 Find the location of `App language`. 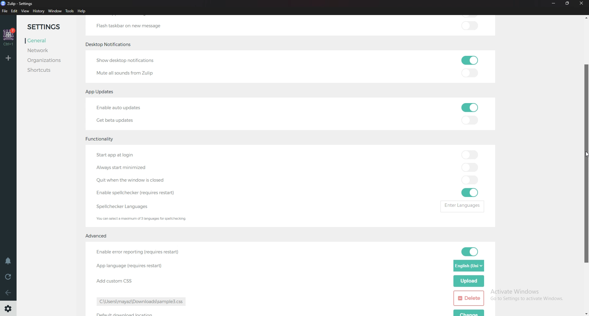

App language is located at coordinates (130, 265).